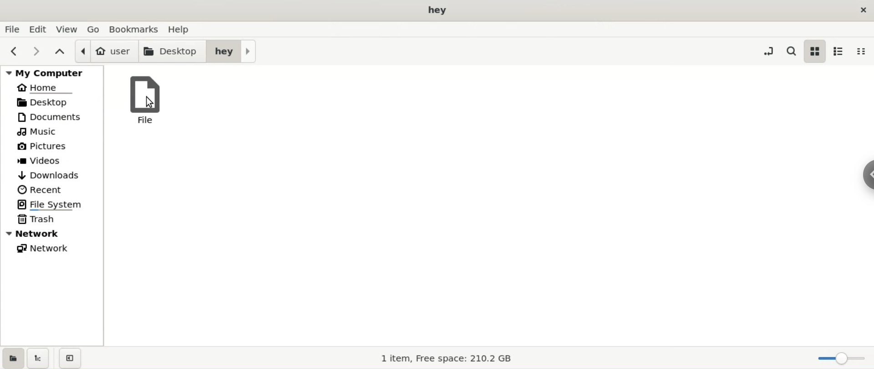  Describe the element at coordinates (105, 51) in the screenshot. I see `user` at that location.